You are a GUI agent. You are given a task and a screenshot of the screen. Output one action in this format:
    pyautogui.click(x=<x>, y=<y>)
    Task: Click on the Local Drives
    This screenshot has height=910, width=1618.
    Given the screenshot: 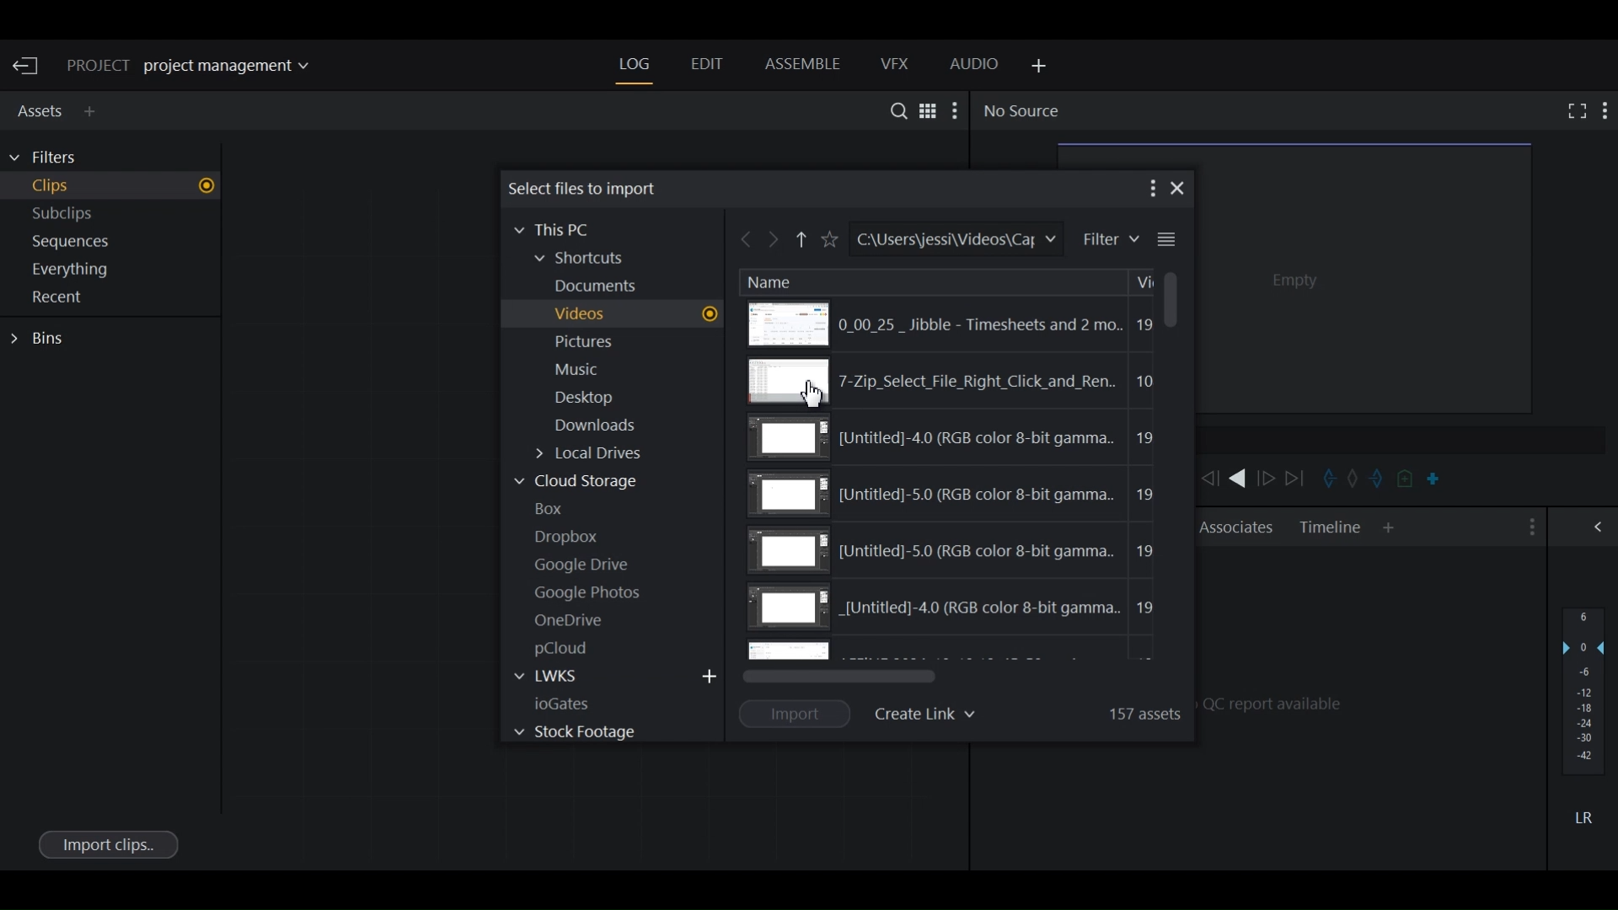 What is the action you would take?
    pyautogui.click(x=603, y=456)
    